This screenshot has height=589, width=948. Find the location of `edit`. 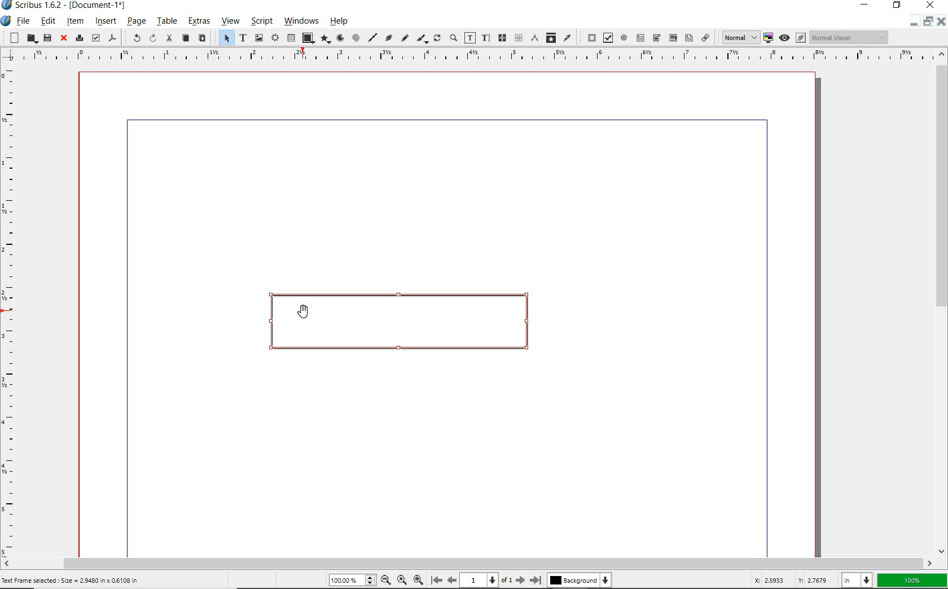

edit is located at coordinates (48, 21).